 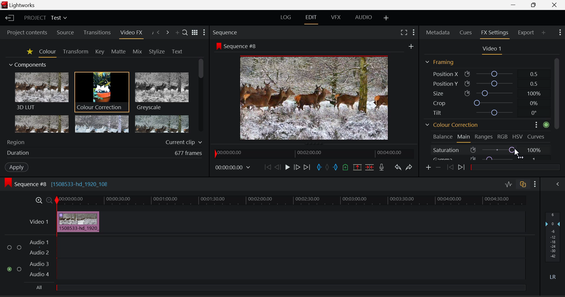 What do you see at coordinates (202, 98) in the screenshot?
I see `Scroll Bar` at bounding box center [202, 98].